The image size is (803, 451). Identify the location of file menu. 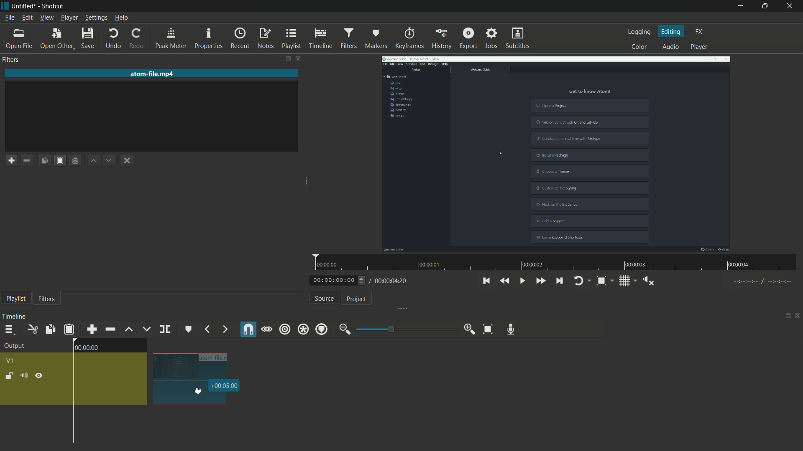
(9, 18).